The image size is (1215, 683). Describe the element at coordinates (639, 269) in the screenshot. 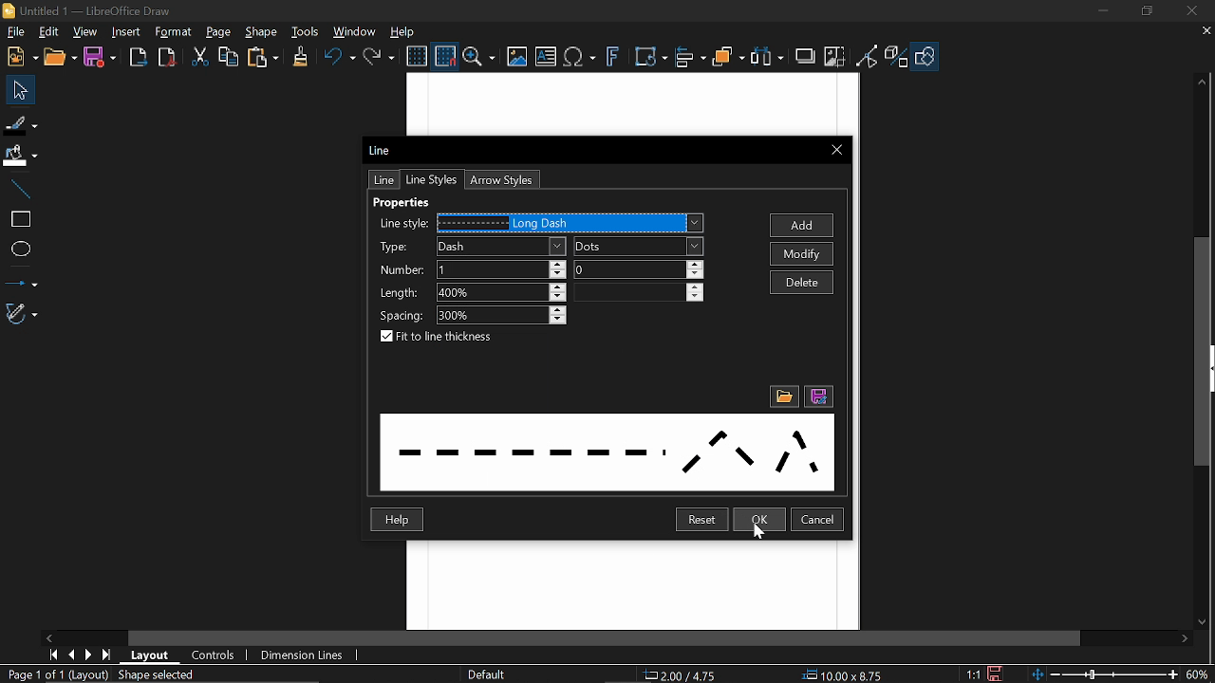

I see `Number` at that location.